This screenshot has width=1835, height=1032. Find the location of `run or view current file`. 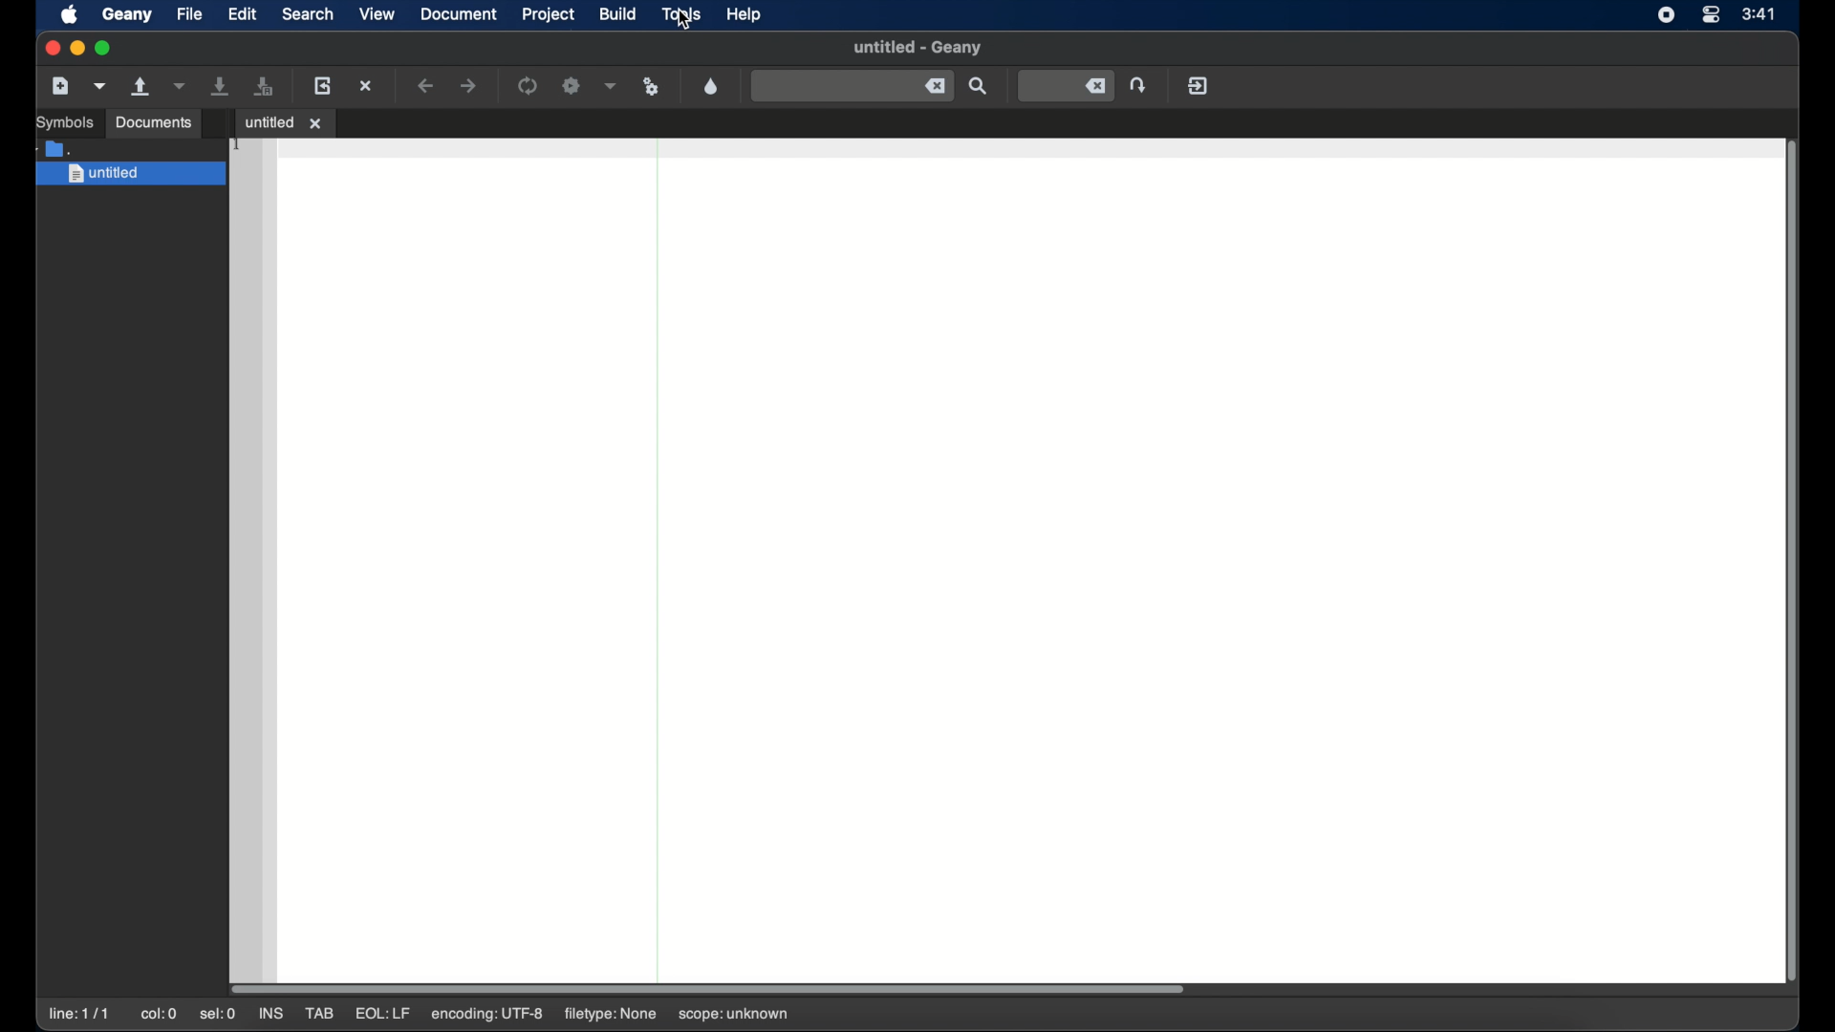

run or view current file is located at coordinates (652, 87).